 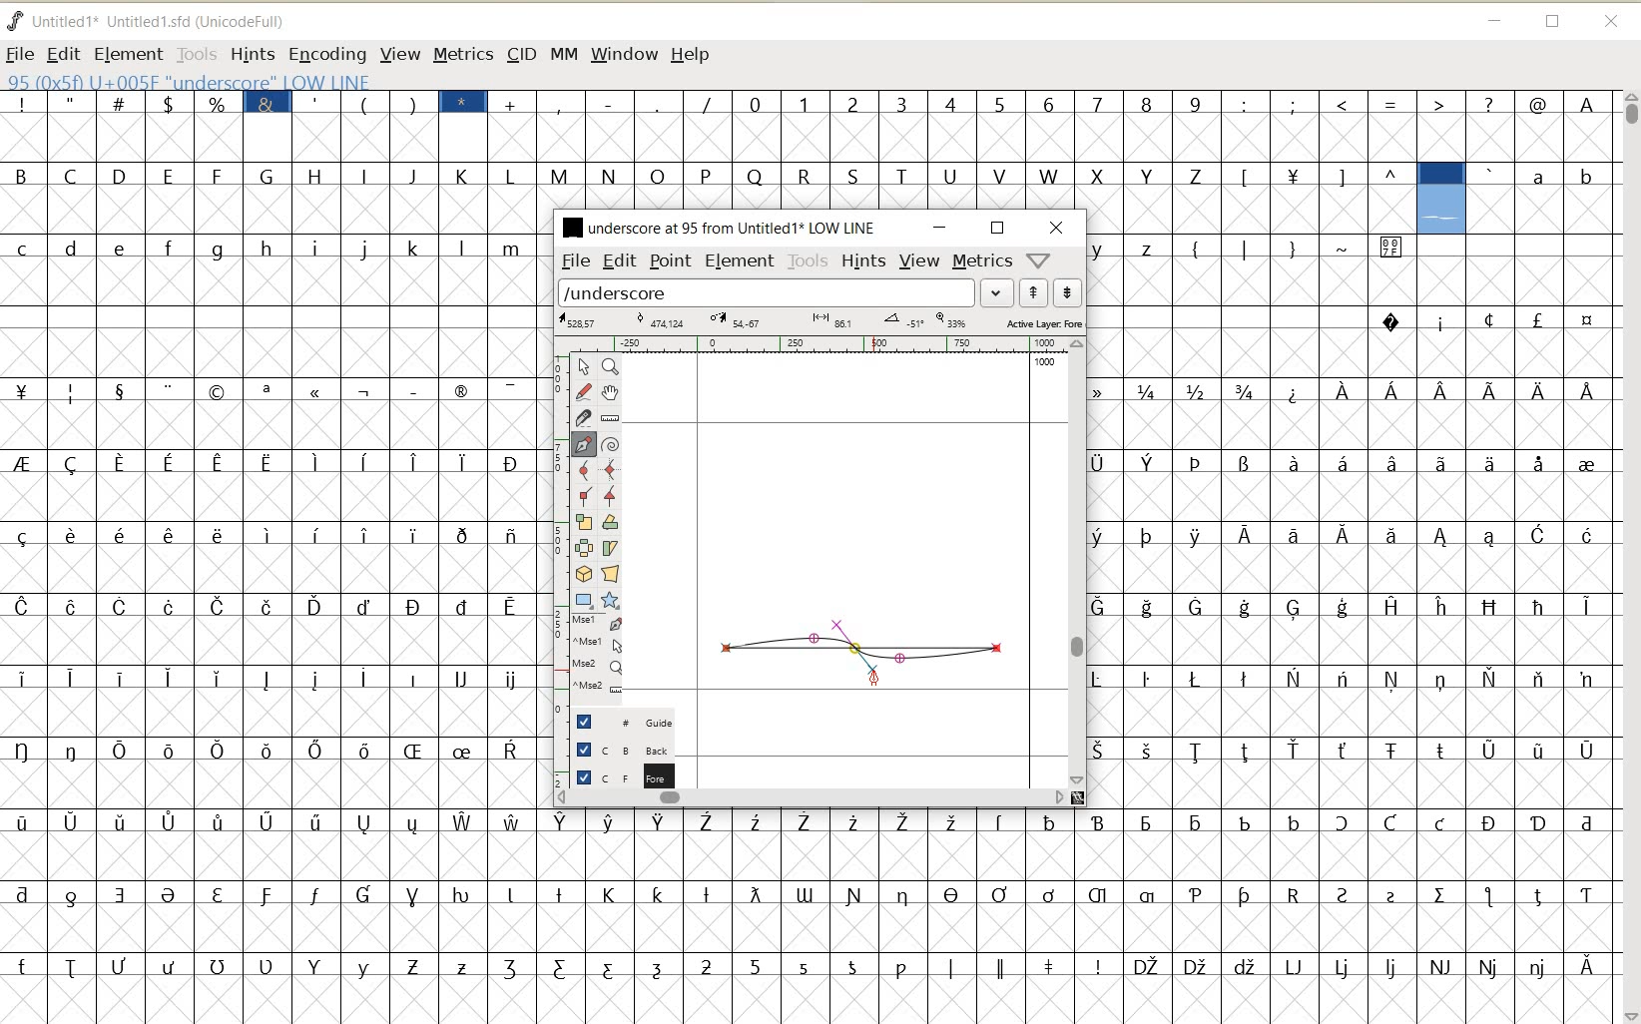 What do you see at coordinates (1037, 260) in the screenshot?
I see `help/window` at bounding box center [1037, 260].